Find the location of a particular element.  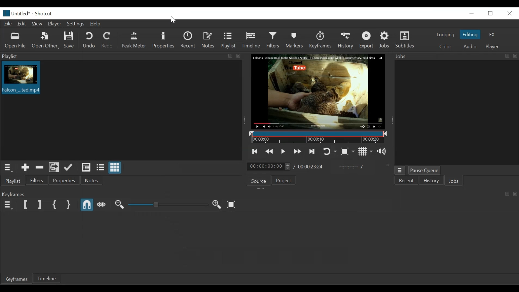

Snap is located at coordinates (87, 205).